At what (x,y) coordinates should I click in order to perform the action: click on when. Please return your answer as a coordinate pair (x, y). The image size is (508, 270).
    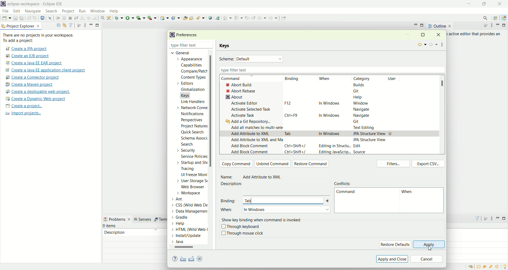
    Looking at the image, I should click on (228, 211).